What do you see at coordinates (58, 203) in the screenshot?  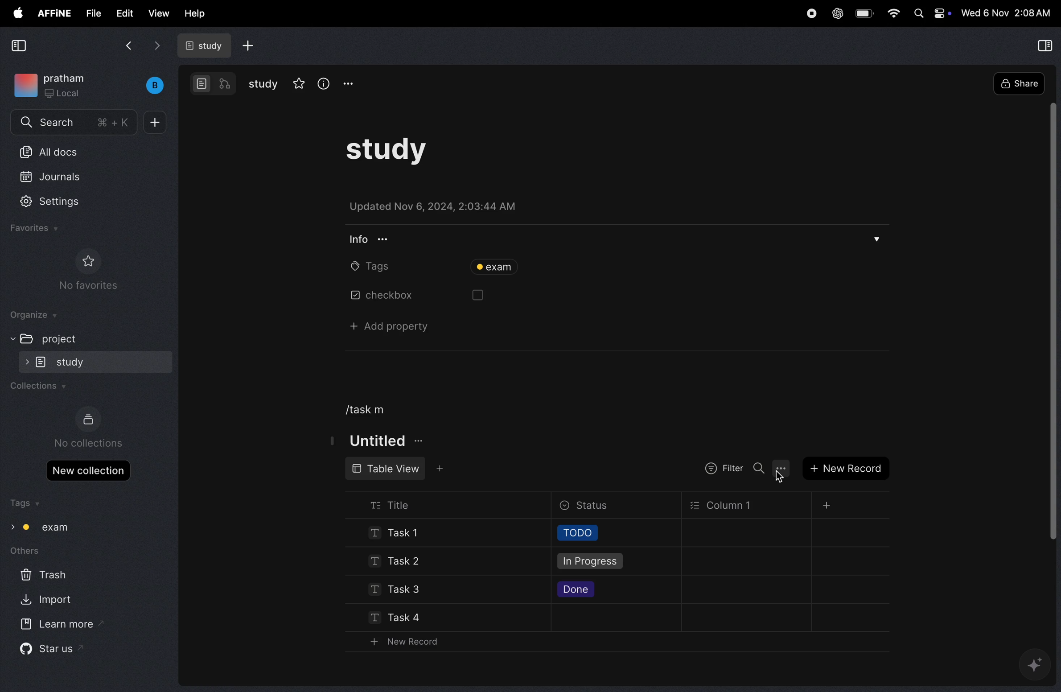 I see `settings` at bounding box center [58, 203].